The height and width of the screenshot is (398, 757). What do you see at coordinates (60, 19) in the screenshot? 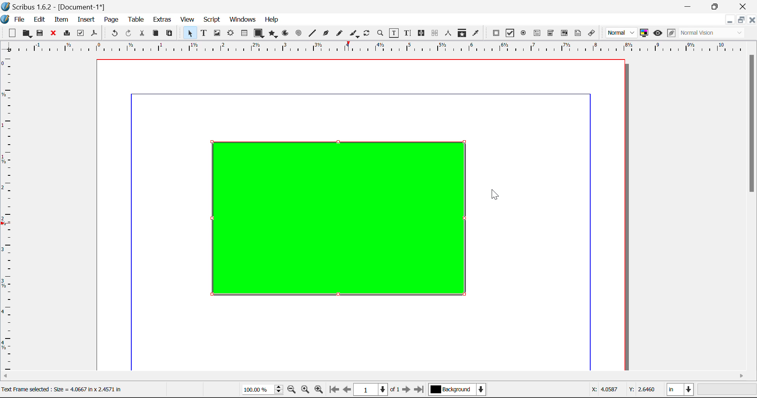
I see `Item` at bounding box center [60, 19].